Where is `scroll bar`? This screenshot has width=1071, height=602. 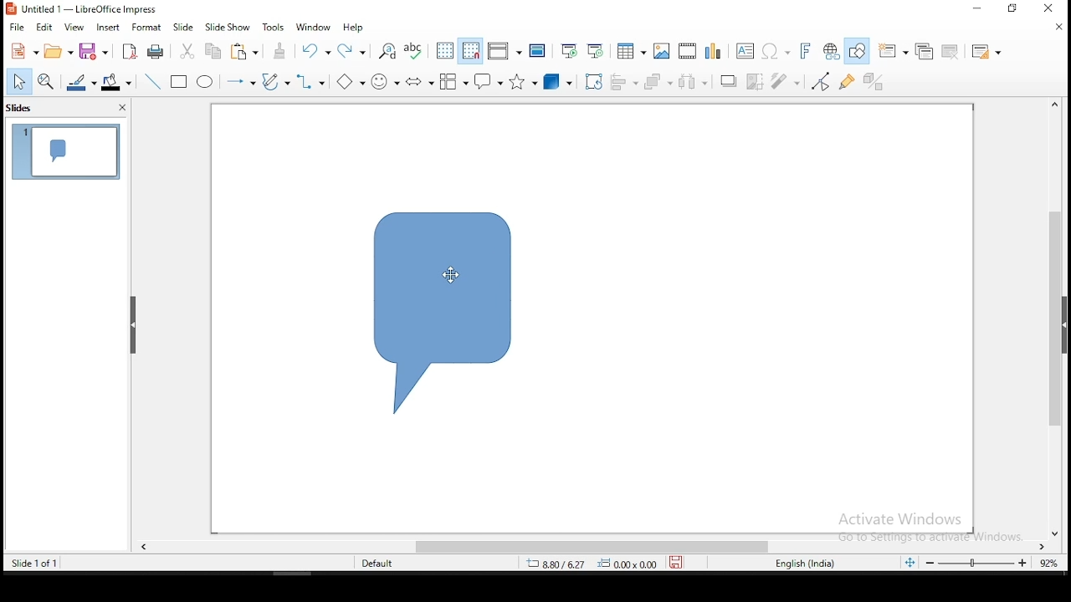 scroll bar is located at coordinates (602, 548).